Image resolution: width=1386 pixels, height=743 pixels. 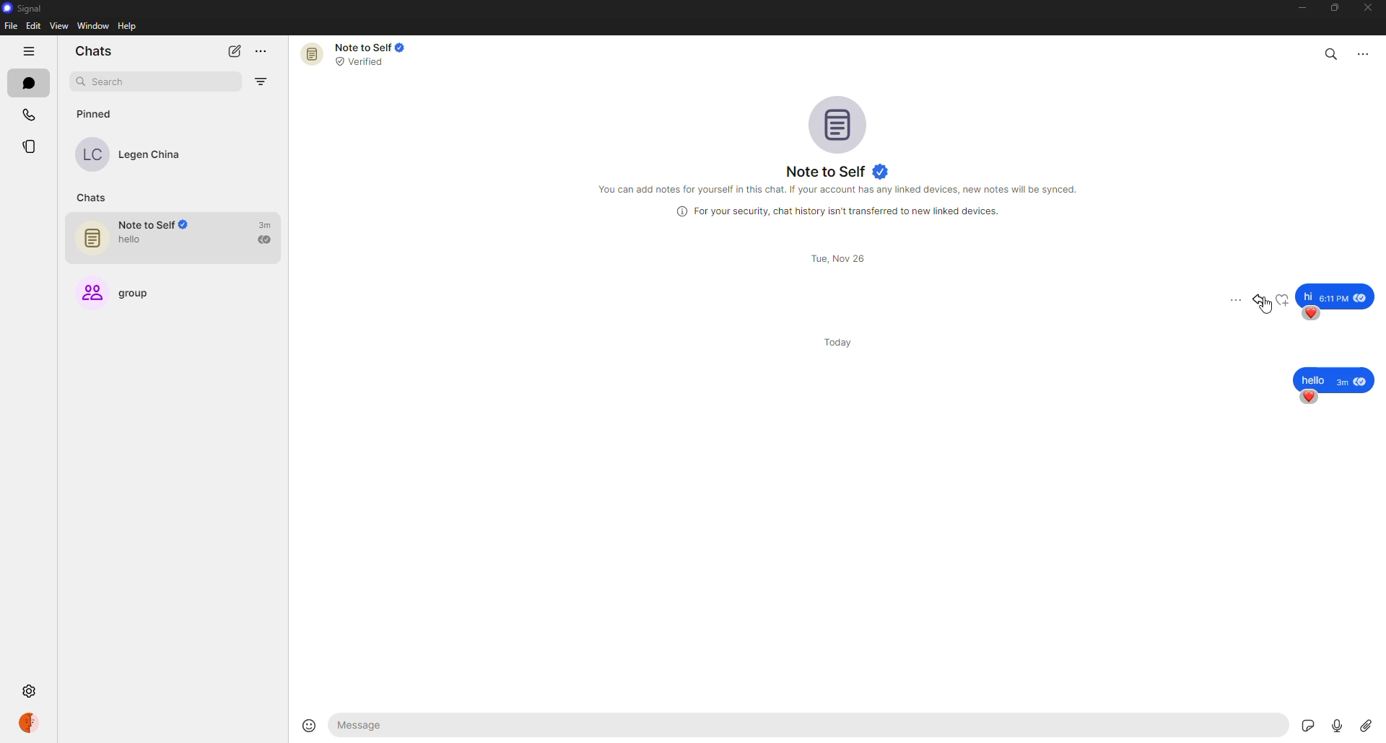 I want to click on emoji, so click(x=309, y=724).